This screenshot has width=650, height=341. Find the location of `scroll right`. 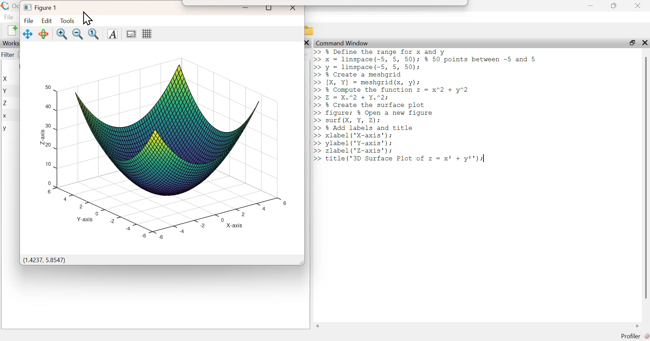

scroll right is located at coordinates (638, 326).